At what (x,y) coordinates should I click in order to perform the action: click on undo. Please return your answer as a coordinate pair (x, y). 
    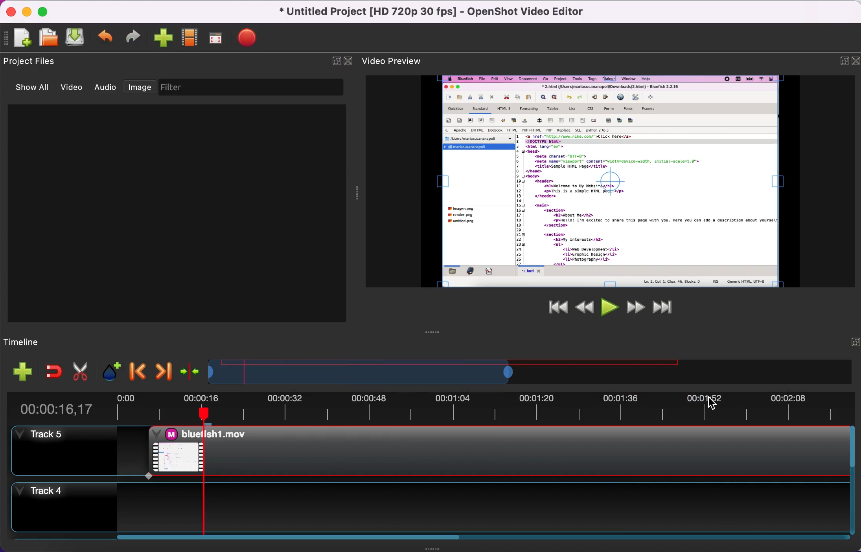
    Looking at the image, I should click on (107, 37).